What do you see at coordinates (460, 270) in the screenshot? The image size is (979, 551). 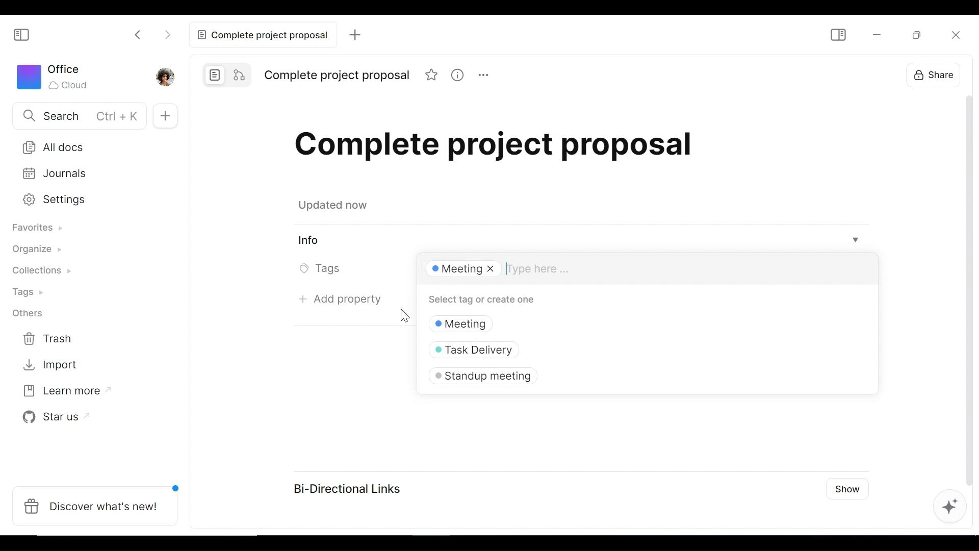 I see `meeting` at bounding box center [460, 270].